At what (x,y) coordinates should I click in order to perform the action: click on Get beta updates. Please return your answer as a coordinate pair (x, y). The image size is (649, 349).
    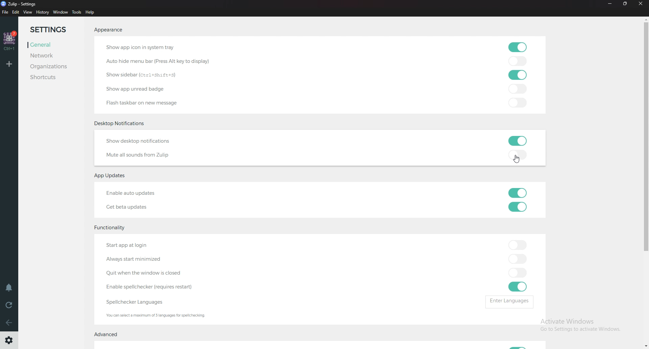
    Looking at the image, I should click on (128, 207).